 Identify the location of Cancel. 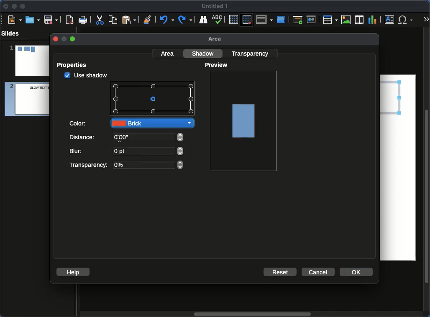
(317, 272).